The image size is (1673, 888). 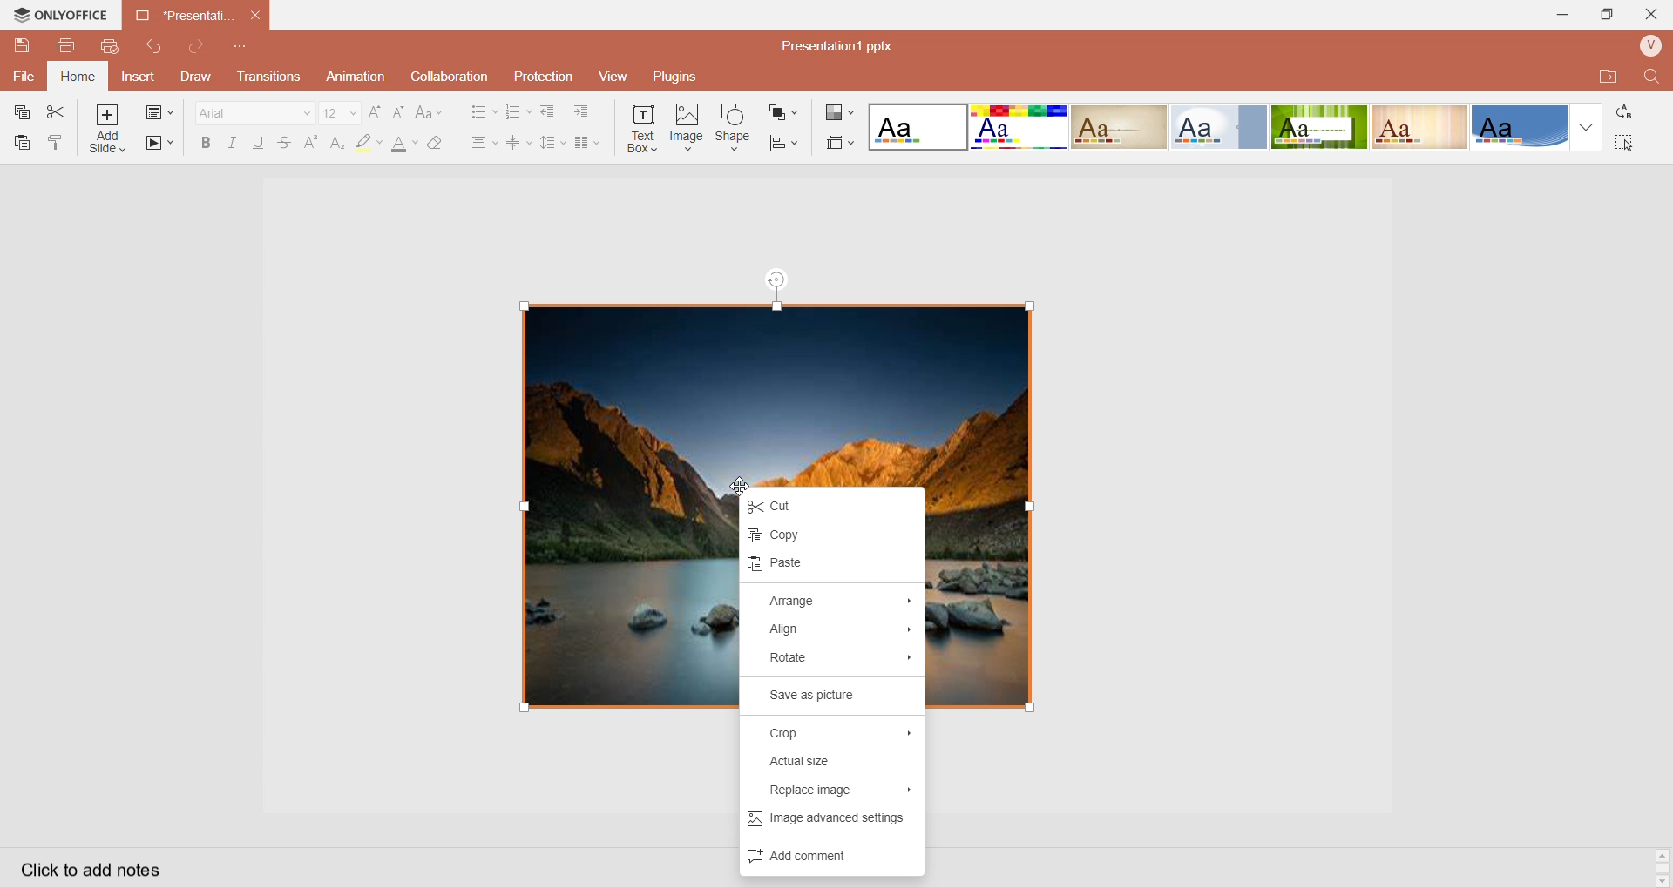 What do you see at coordinates (108, 131) in the screenshot?
I see `Add Slice` at bounding box center [108, 131].